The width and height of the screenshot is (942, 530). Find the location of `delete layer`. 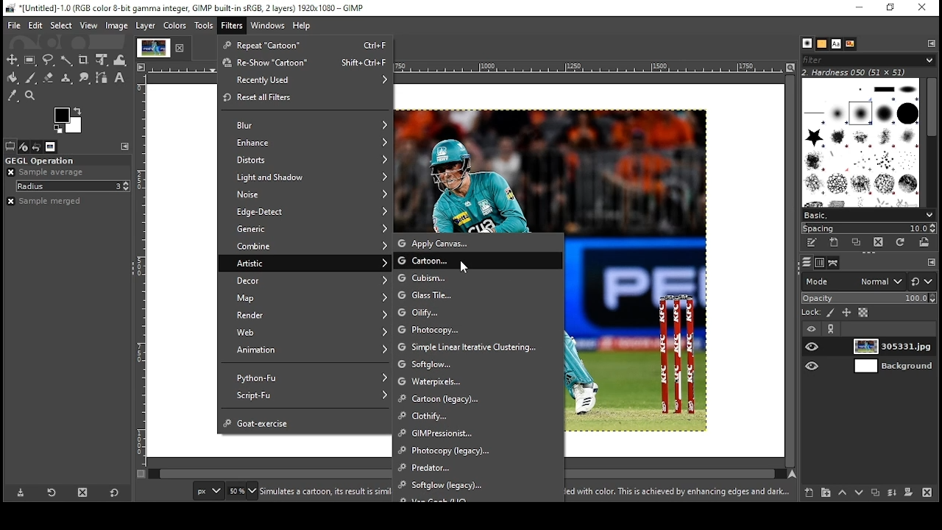

delete layer is located at coordinates (929, 494).